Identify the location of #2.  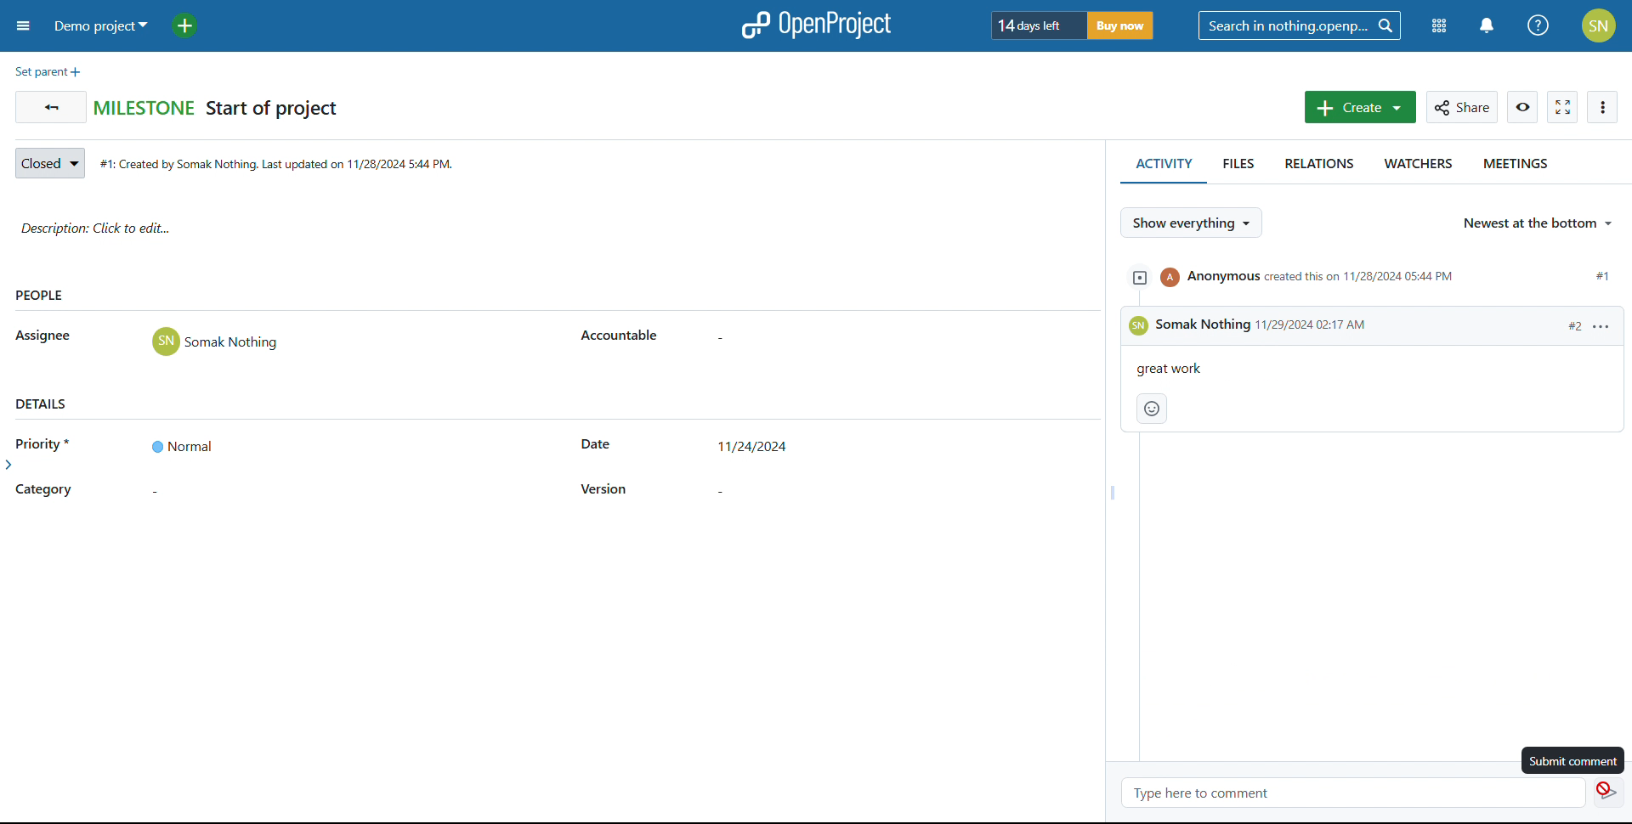
(1562, 327).